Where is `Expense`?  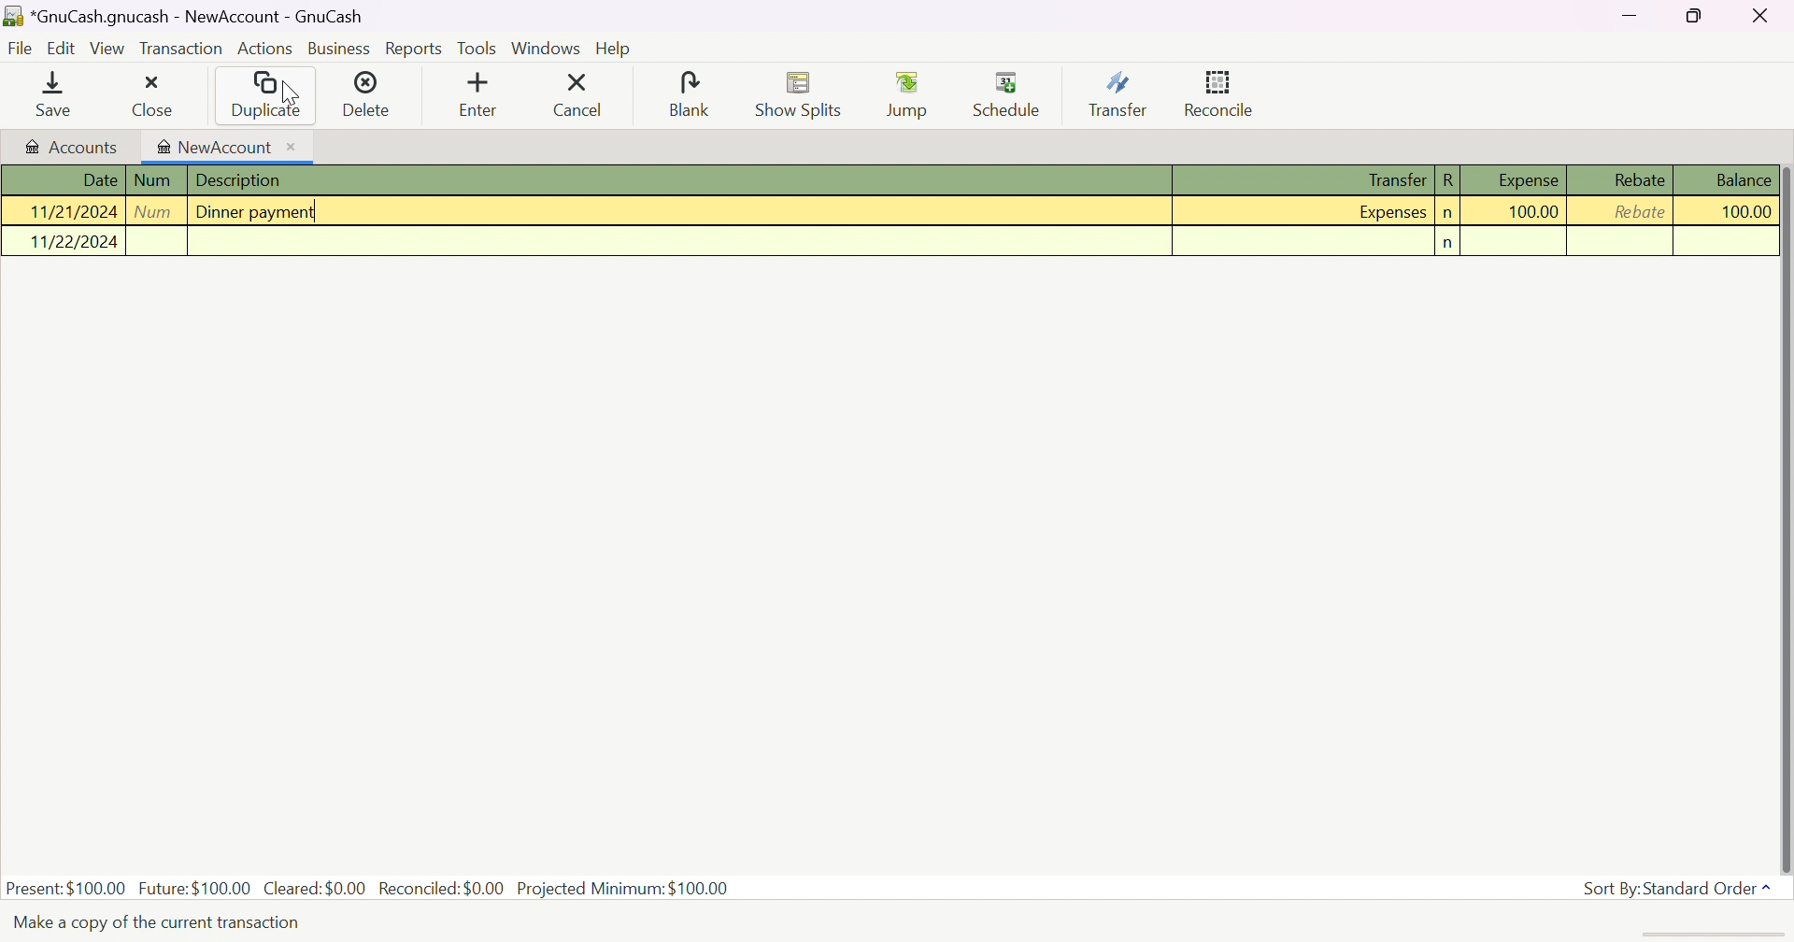
Expense is located at coordinates (1527, 179).